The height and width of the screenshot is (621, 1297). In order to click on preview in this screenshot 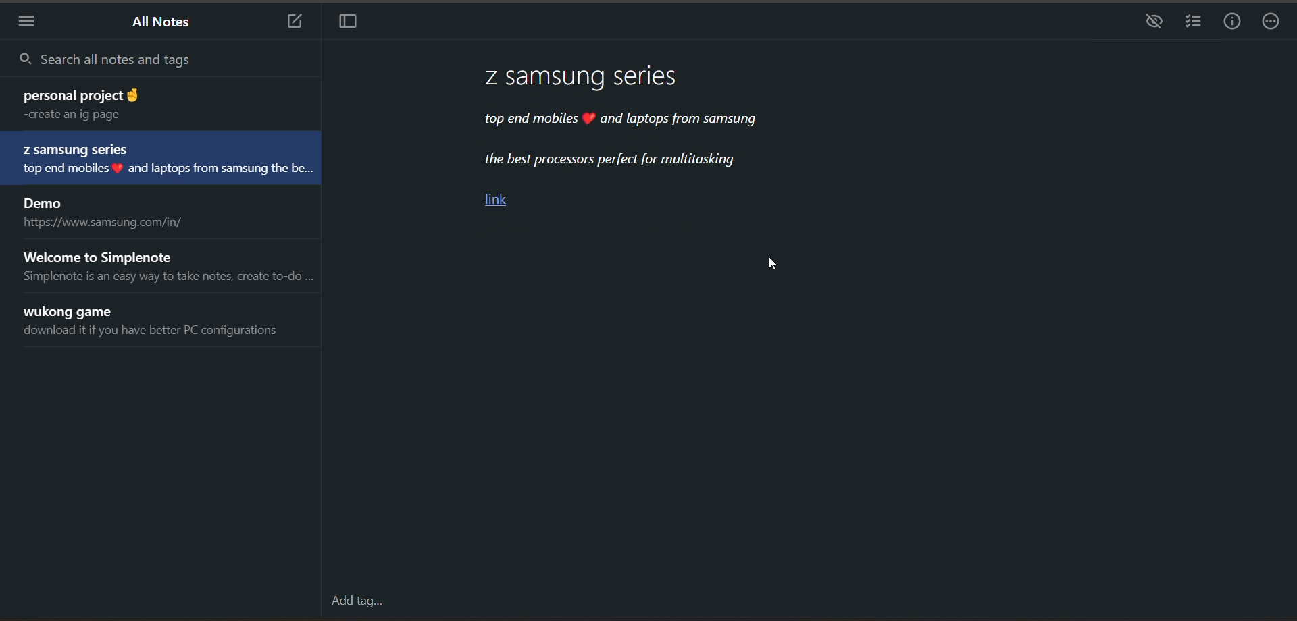, I will do `click(1149, 25)`.